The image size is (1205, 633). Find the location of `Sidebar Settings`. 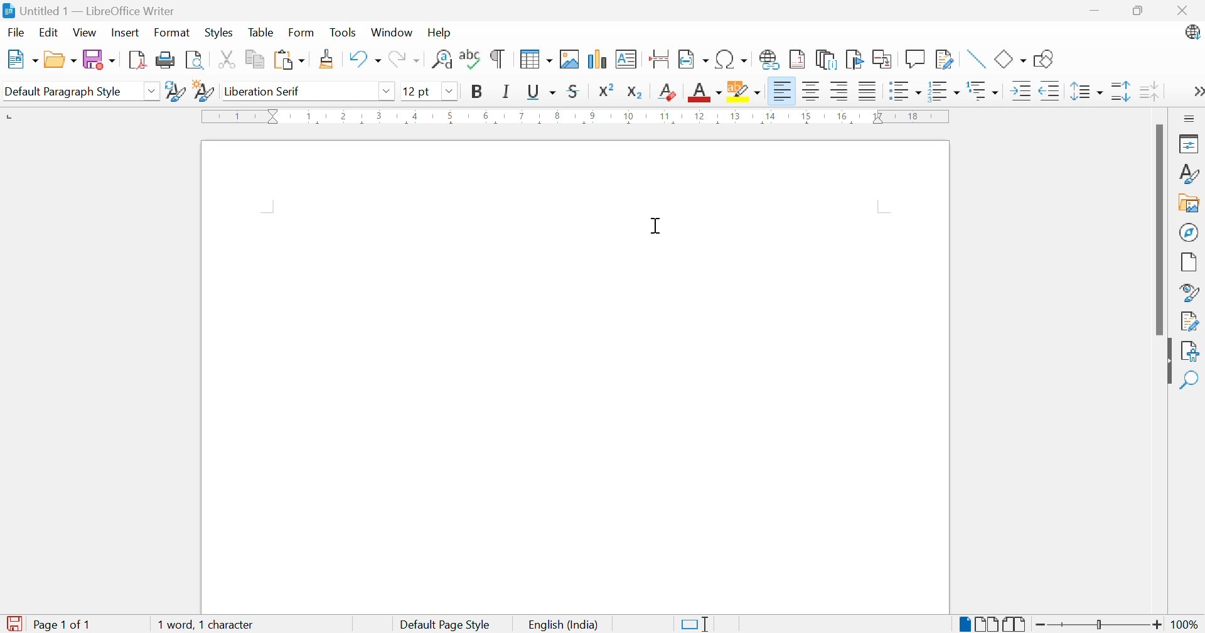

Sidebar Settings is located at coordinates (1187, 118).